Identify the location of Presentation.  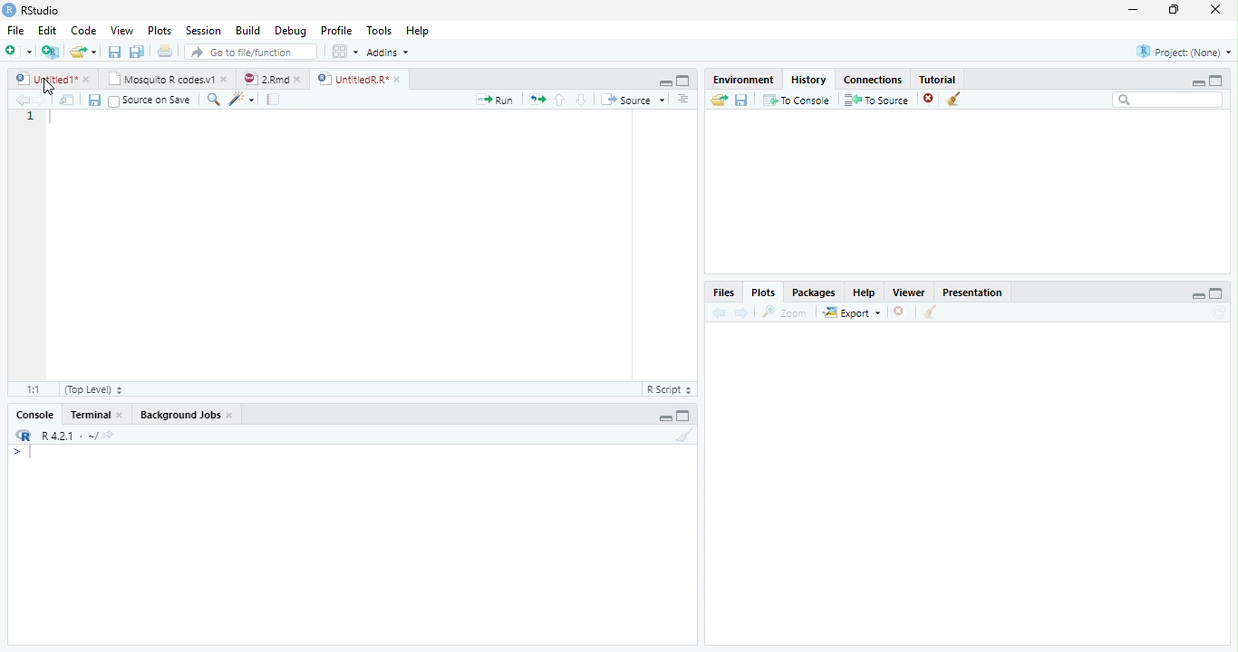
(972, 292).